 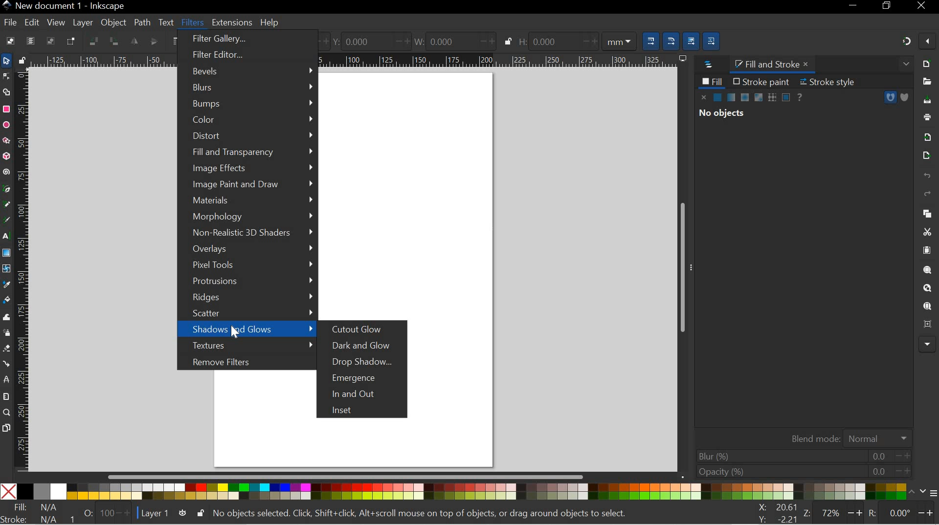 What do you see at coordinates (248, 137) in the screenshot?
I see `DISTORT` at bounding box center [248, 137].